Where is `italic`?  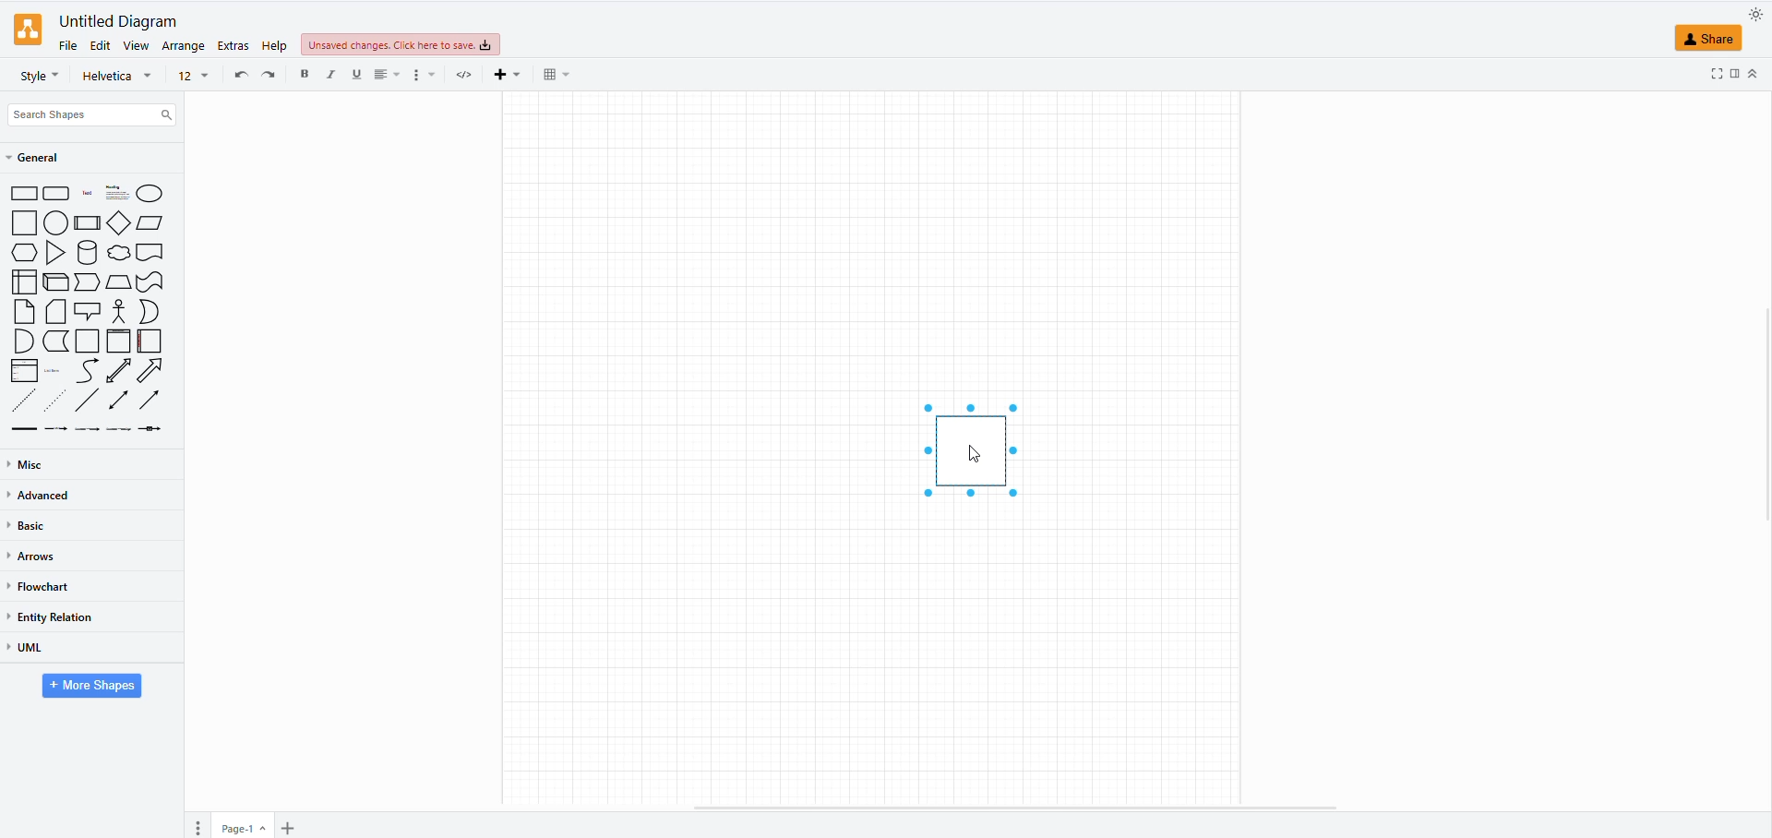 italic is located at coordinates (334, 74).